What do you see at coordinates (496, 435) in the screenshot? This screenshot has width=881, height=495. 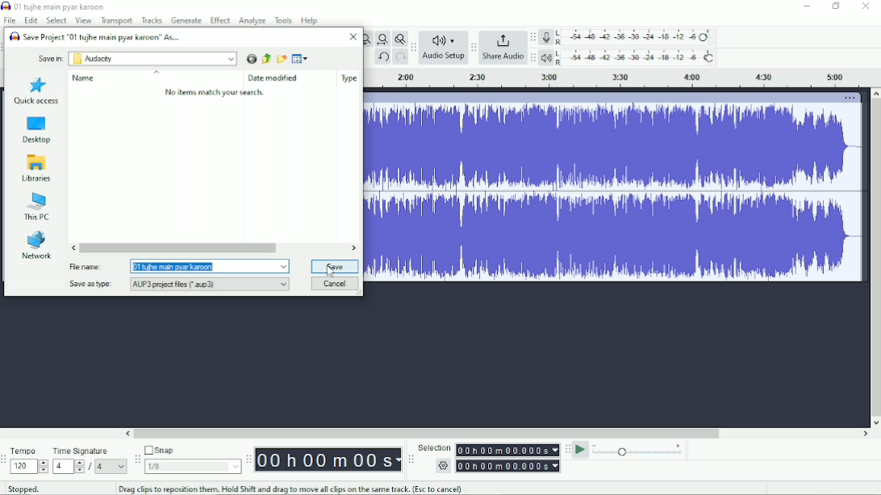 I see `Horizontal scrollbar` at bounding box center [496, 435].